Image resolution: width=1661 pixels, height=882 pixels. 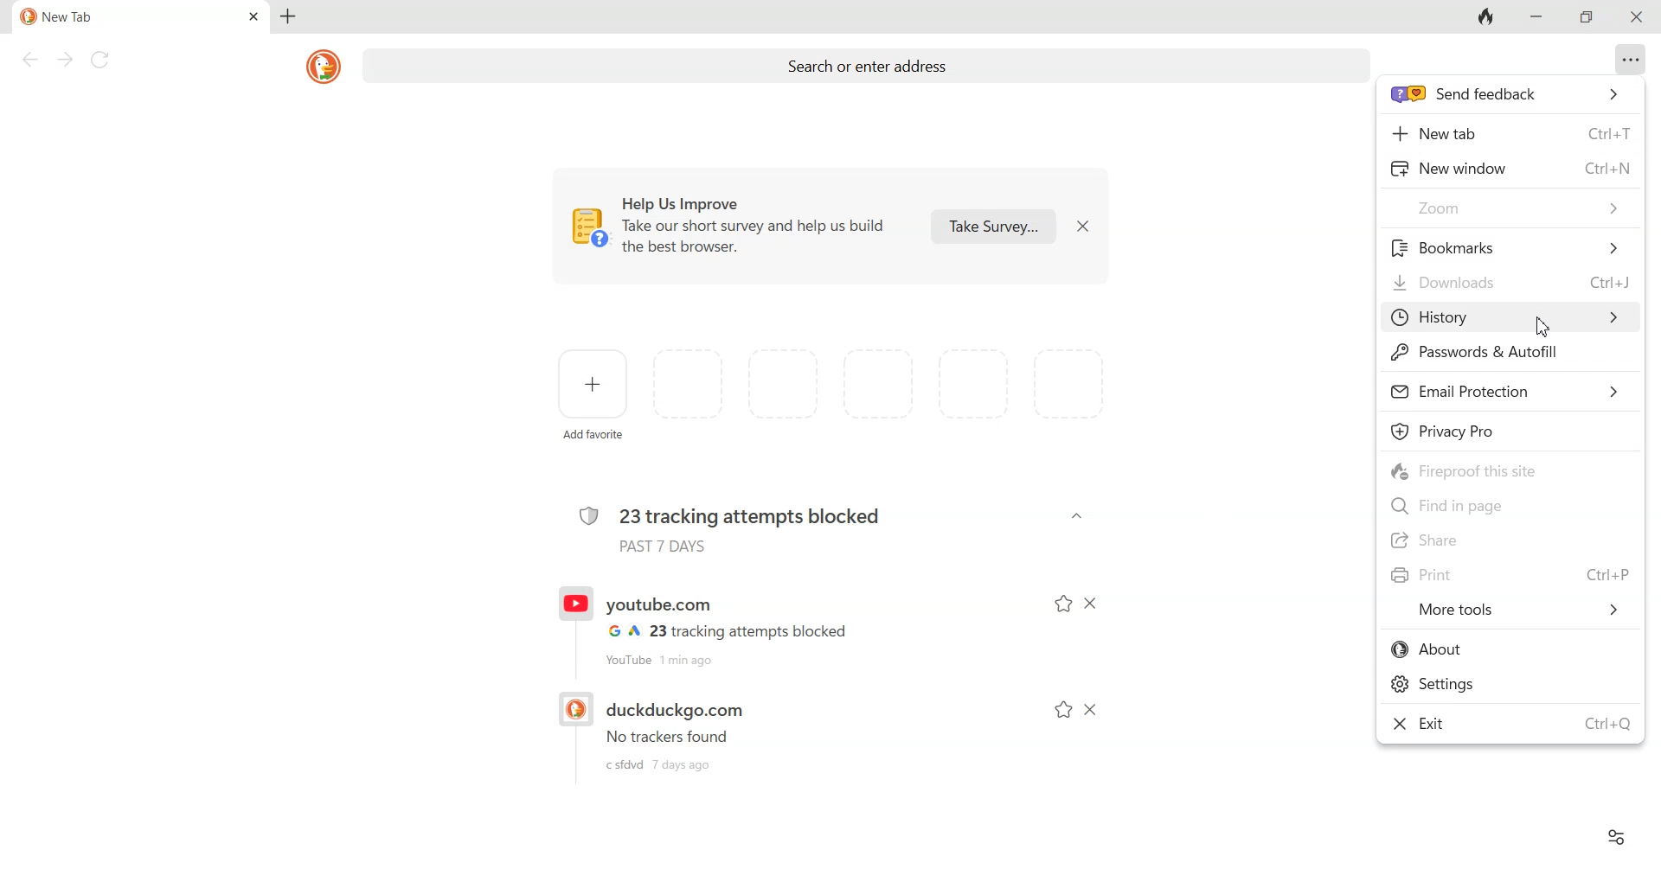 I want to click on DuckDuckGo logo, so click(x=325, y=66).